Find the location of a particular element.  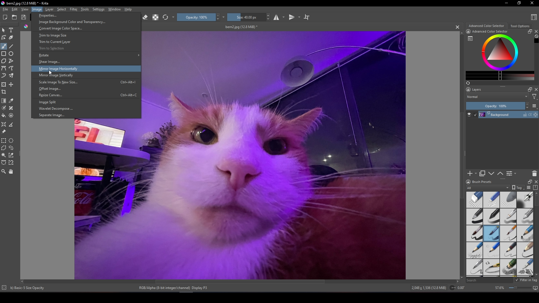

Float docker is located at coordinates (531, 32).